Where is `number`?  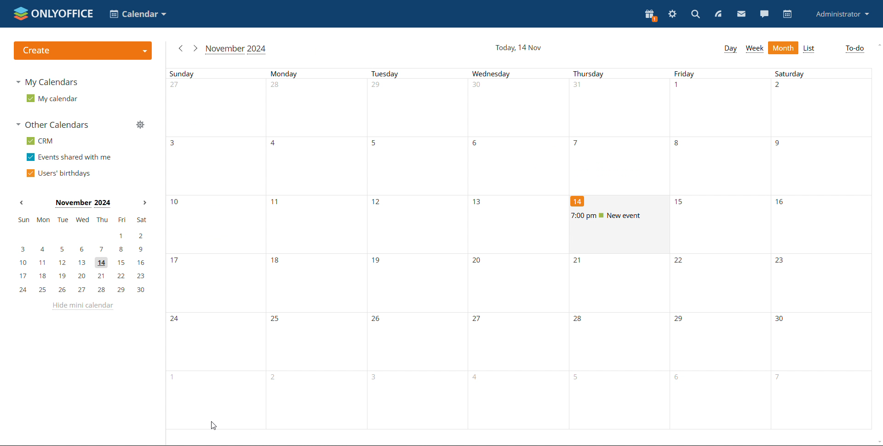 number is located at coordinates (478, 378).